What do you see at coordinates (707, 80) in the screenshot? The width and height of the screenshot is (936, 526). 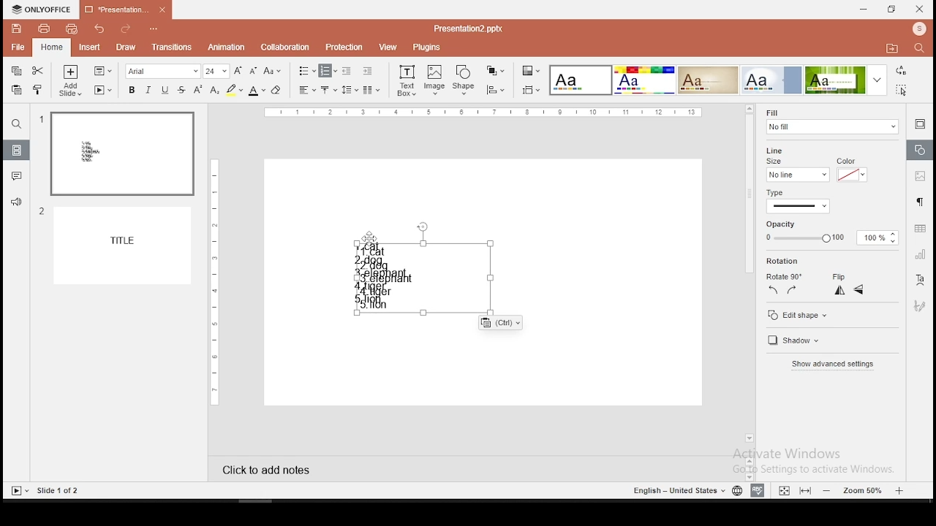 I see `theme` at bounding box center [707, 80].